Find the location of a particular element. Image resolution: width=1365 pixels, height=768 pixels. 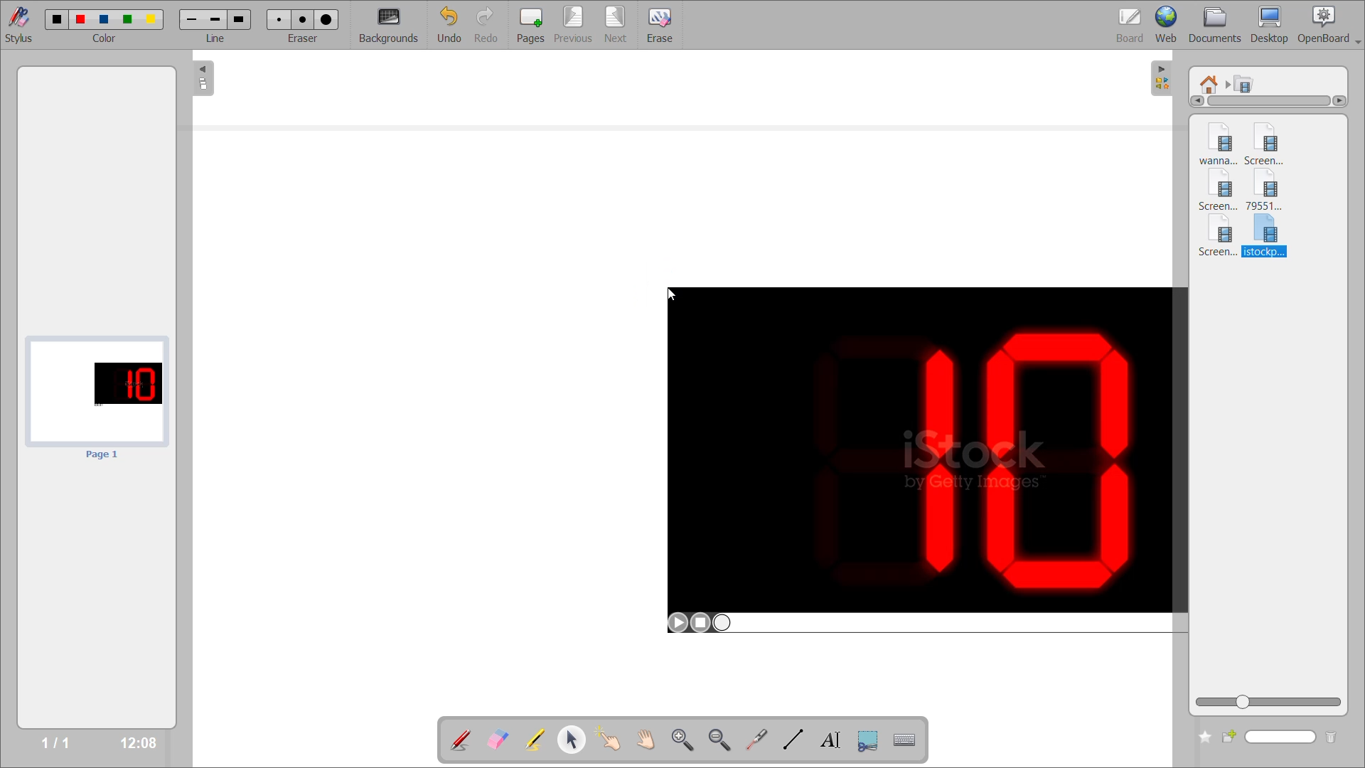

openboard is located at coordinates (1332, 23).